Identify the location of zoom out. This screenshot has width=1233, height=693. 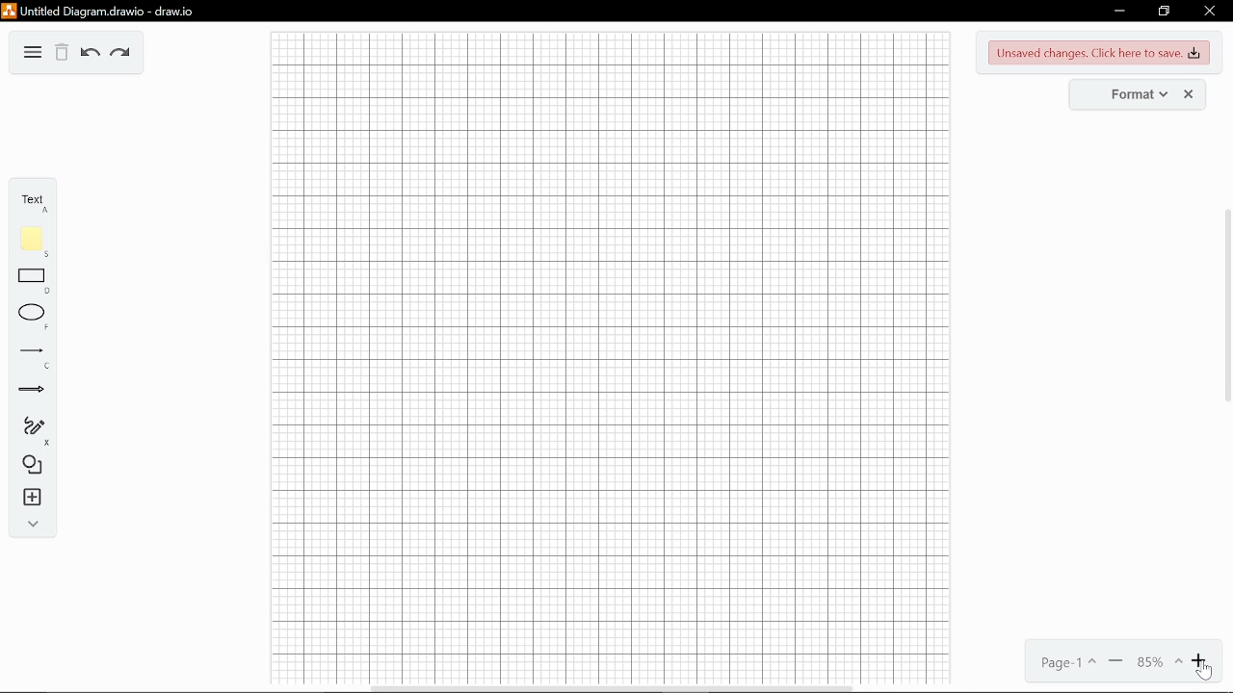
(1116, 660).